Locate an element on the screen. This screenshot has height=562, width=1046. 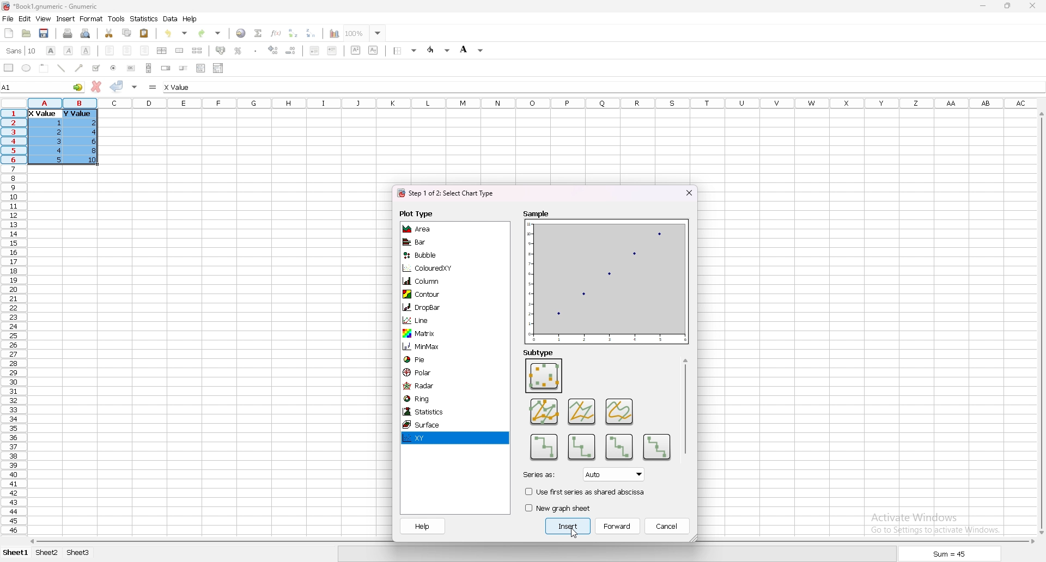
format is located at coordinates (92, 19).